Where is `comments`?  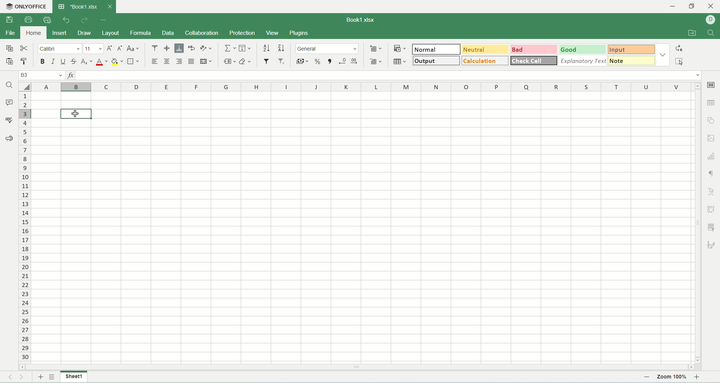
comments is located at coordinates (9, 102).